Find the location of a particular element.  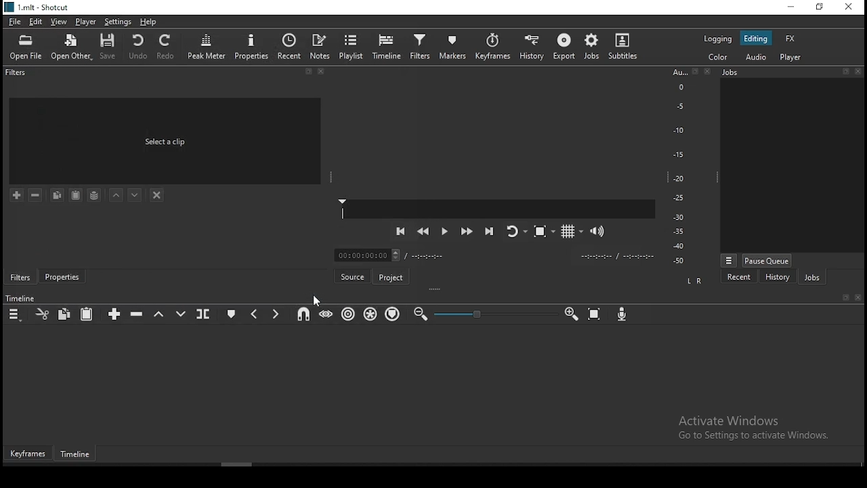

record audio is located at coordinates (622, 315).